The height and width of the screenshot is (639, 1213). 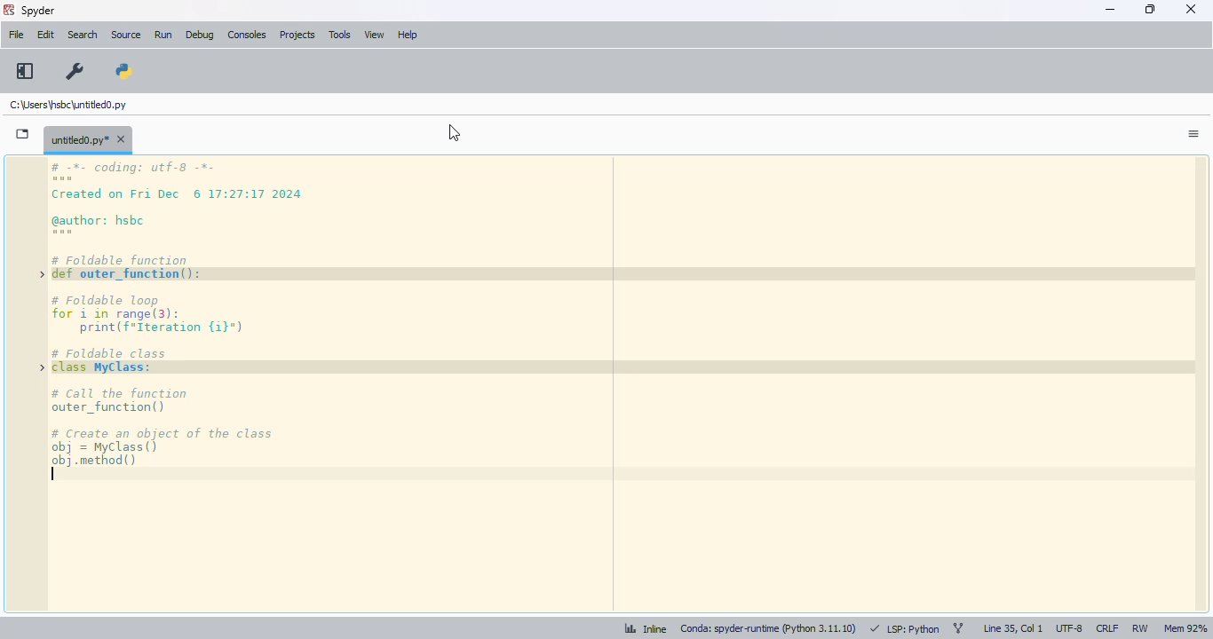 What do you see at coordinates (83, 35) in the screenshot?
I see `search` at bounding box center [83, 35].